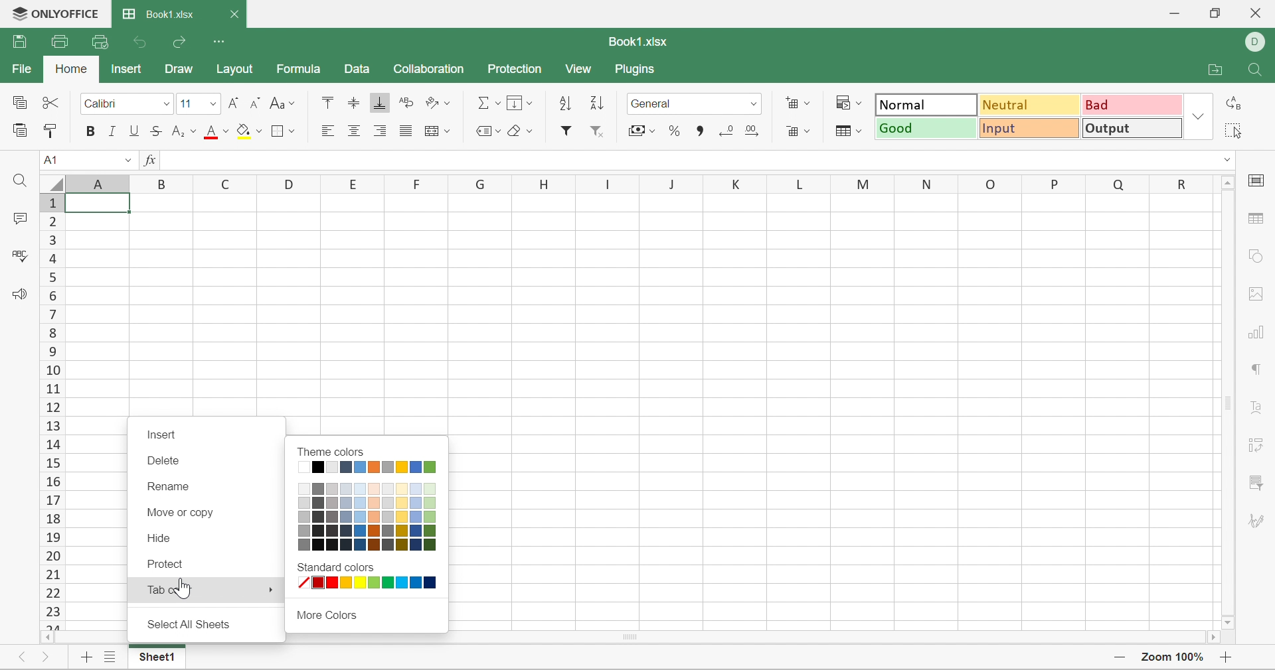  Describe the element at coordinates (853, 182) in the screenshot. I see `M` at that location.